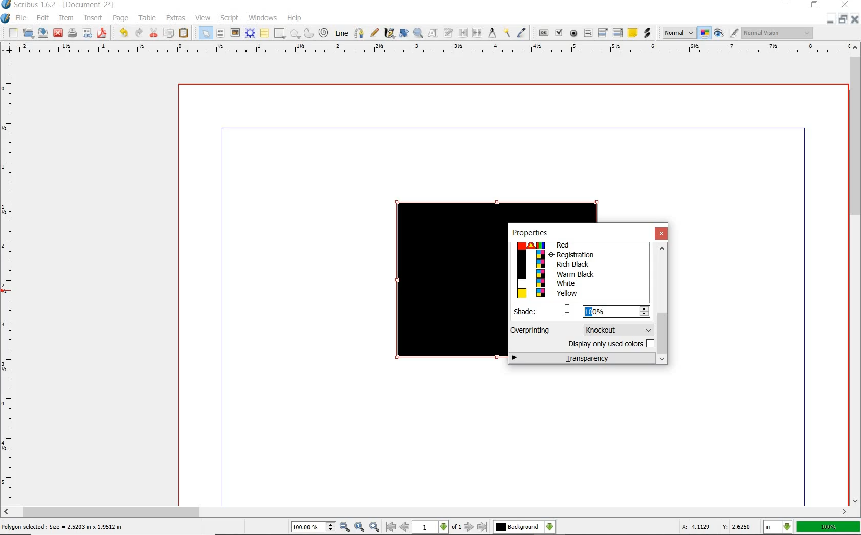 The image size is (861, 535). What do you see at coordinates (103, 33) in the screenshot?
I see `save as pdf` at bounding box center [103, 33].